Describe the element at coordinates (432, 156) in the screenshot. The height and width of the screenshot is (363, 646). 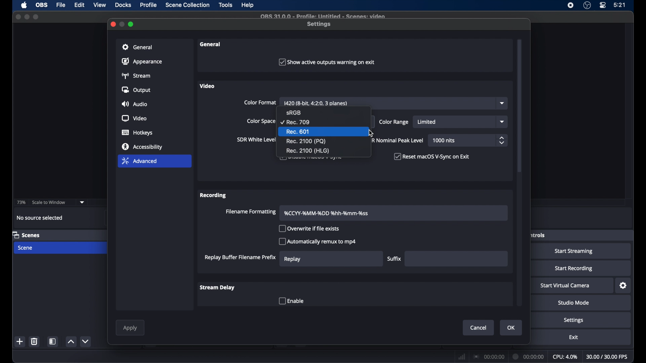
I see `reset macOS V-Sync on Exit` at that location.